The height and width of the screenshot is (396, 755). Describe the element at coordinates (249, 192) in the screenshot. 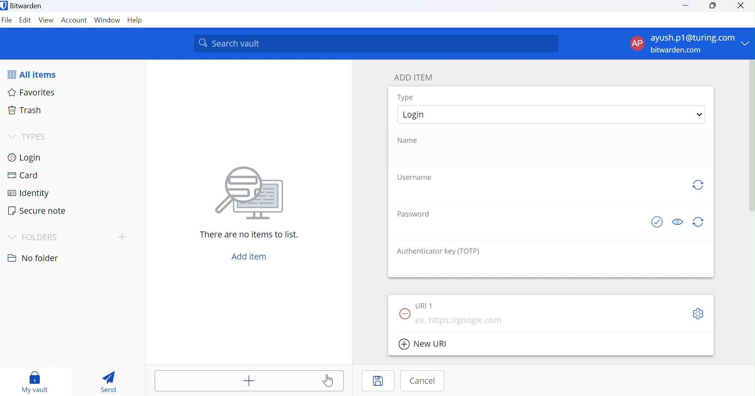

I see `icon` at that location.